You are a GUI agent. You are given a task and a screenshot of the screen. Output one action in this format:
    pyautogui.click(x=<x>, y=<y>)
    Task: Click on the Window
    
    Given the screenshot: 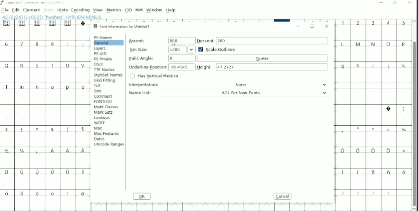 What is the action you would take?
    pyautogui.click(x=154, y=10)
    